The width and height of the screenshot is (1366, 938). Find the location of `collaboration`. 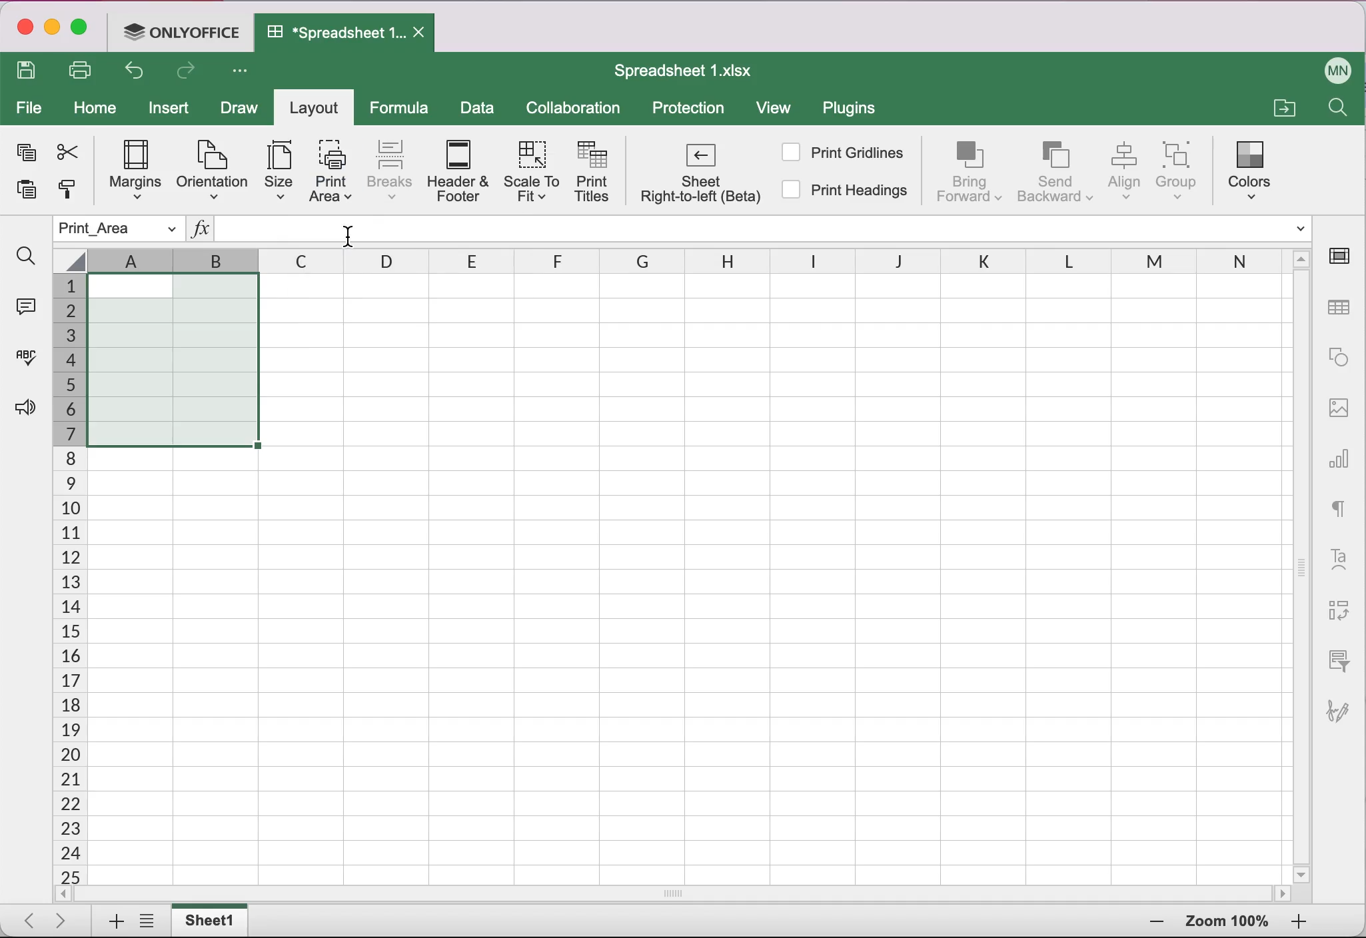

collaboration is located at coordinates (579, 109).